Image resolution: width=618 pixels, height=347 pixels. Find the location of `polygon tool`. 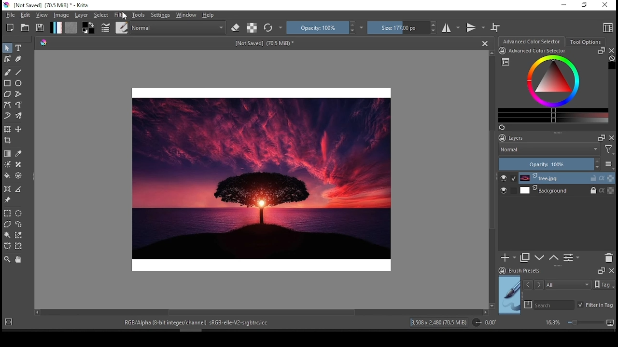

polygon tool is located at coordinates (8, 94).